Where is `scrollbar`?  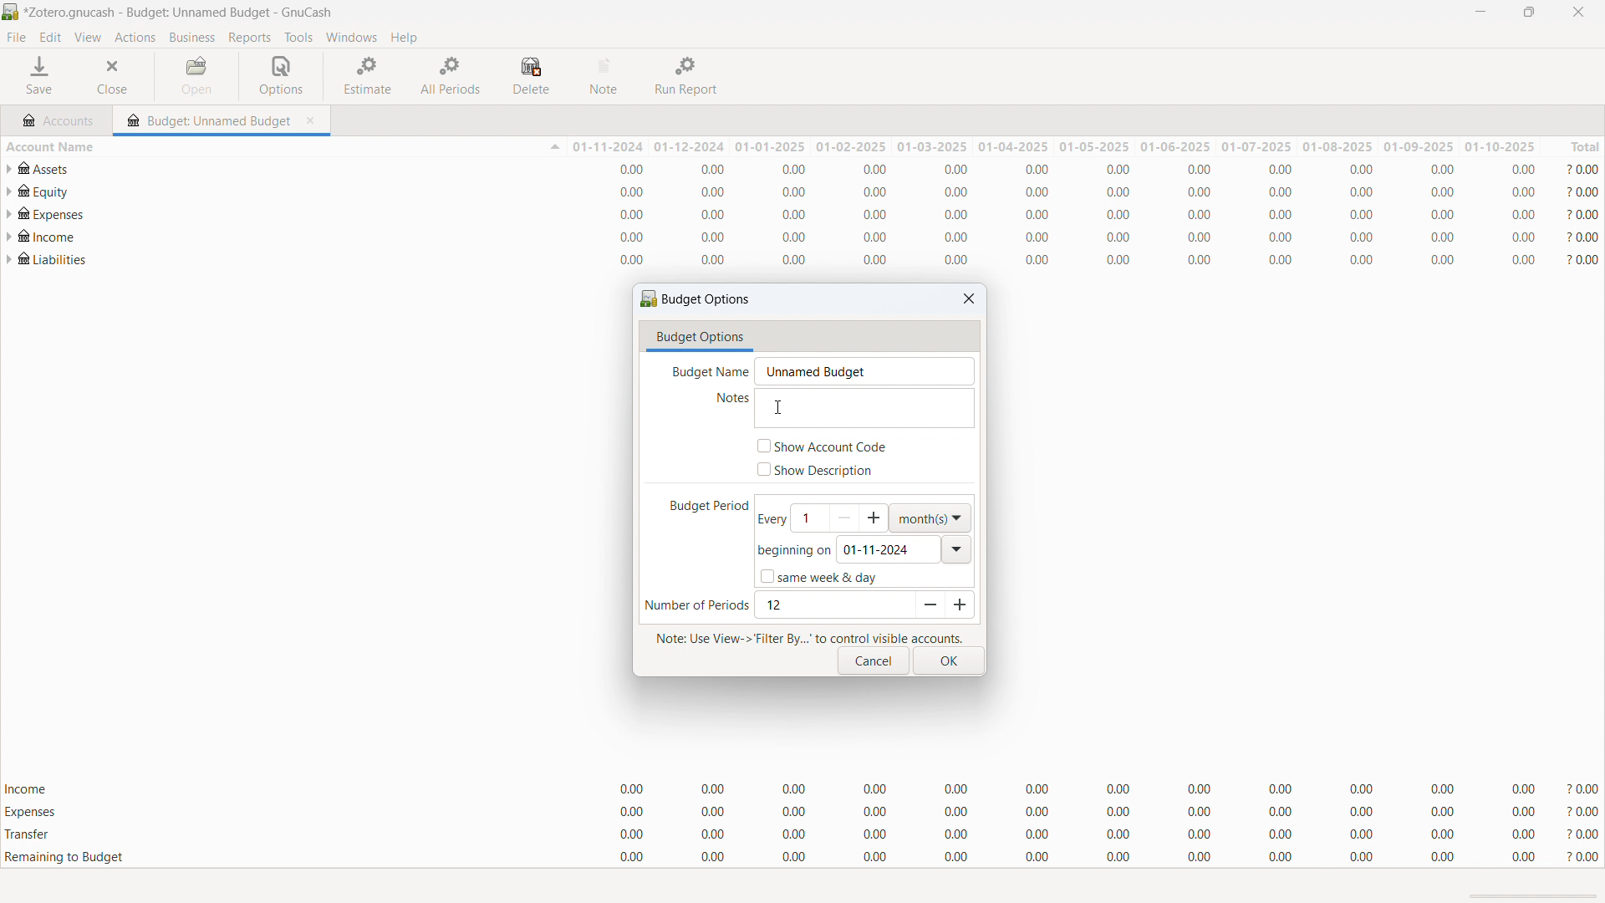
scrollbar is located at coordinates (1535, 897).